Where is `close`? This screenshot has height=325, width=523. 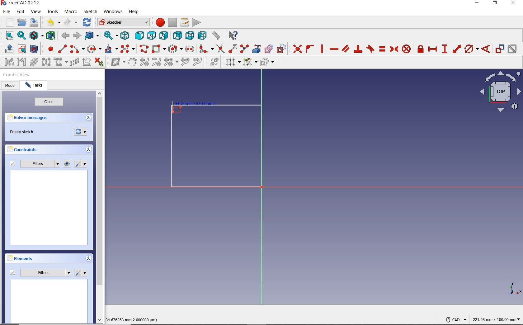
close is located at coordinates (49, 103).